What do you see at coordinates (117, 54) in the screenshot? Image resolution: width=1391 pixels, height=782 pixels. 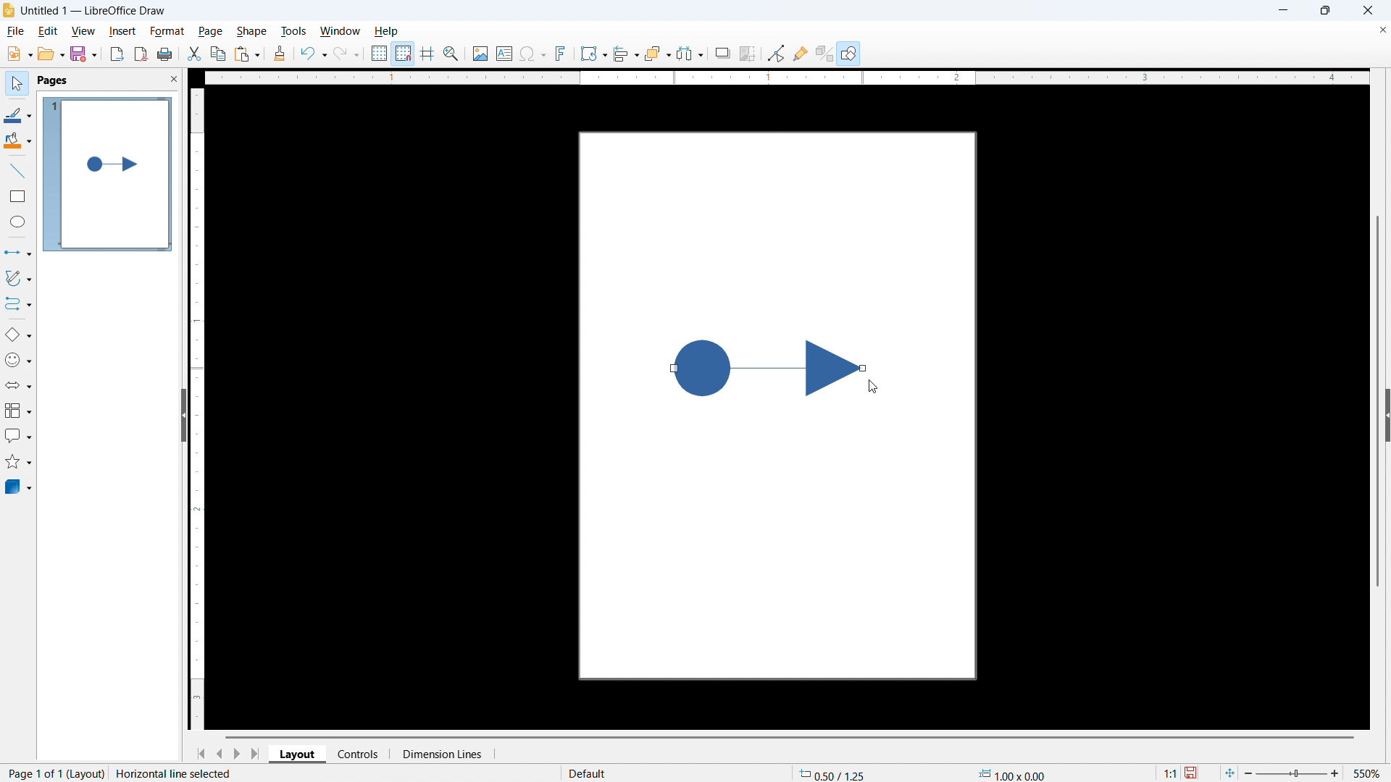 I see `Export ` at bounding box center [117, 54].